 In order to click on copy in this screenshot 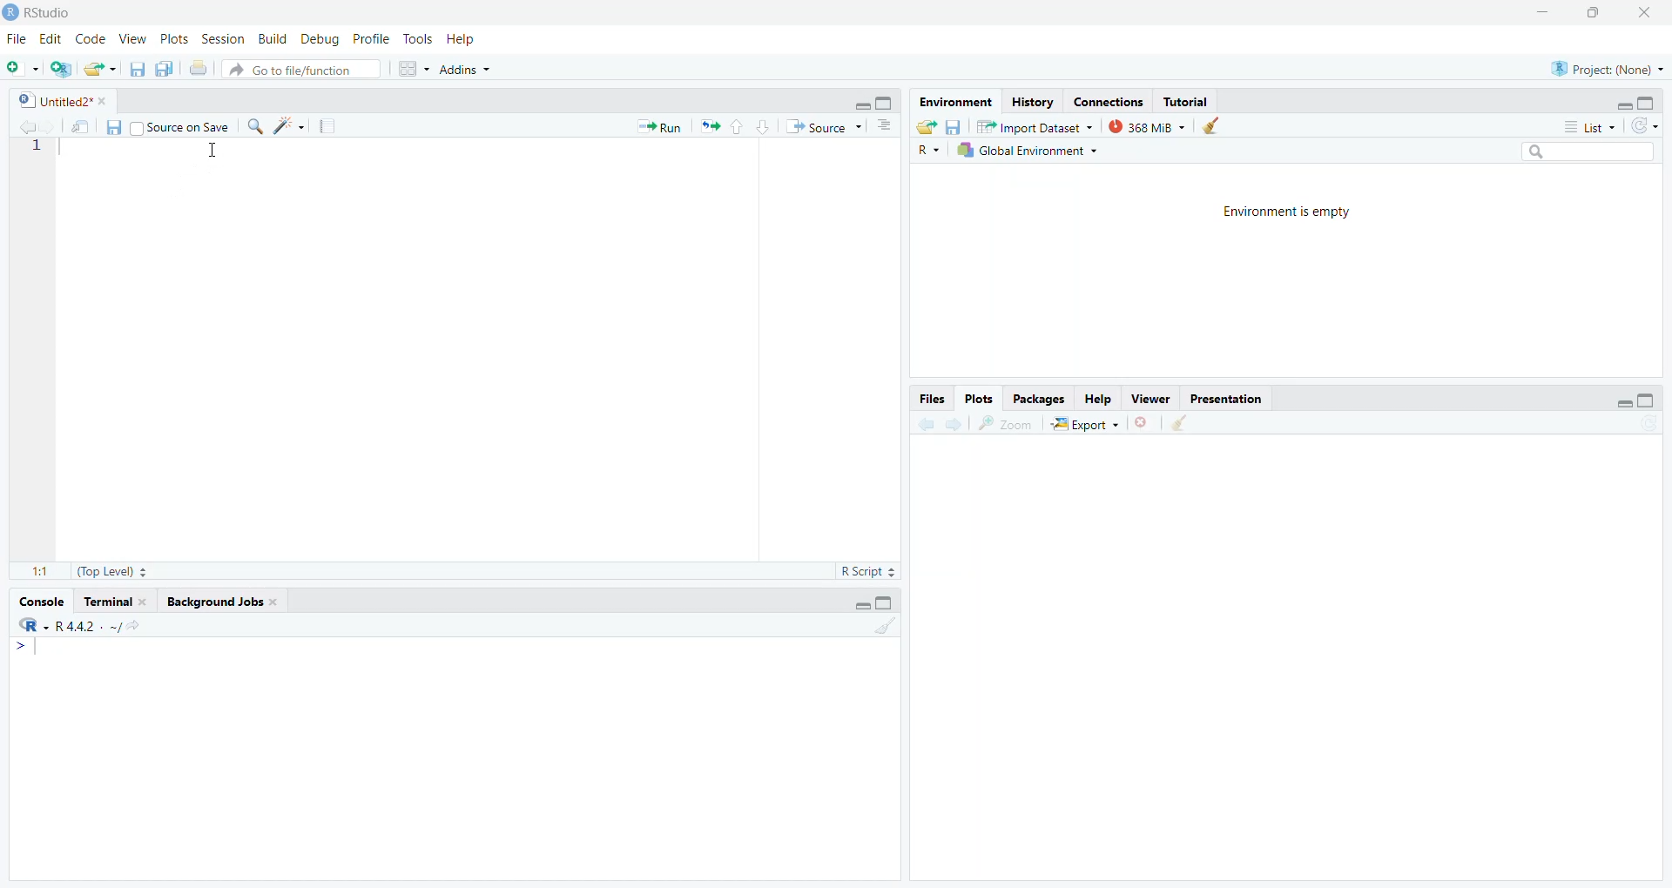, I will do `click(164, 71)`.